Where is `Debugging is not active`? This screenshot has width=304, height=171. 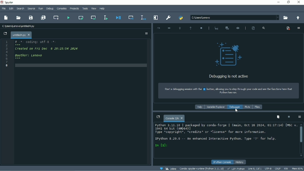
Debugging is not active is located at coordinates (230, 76).